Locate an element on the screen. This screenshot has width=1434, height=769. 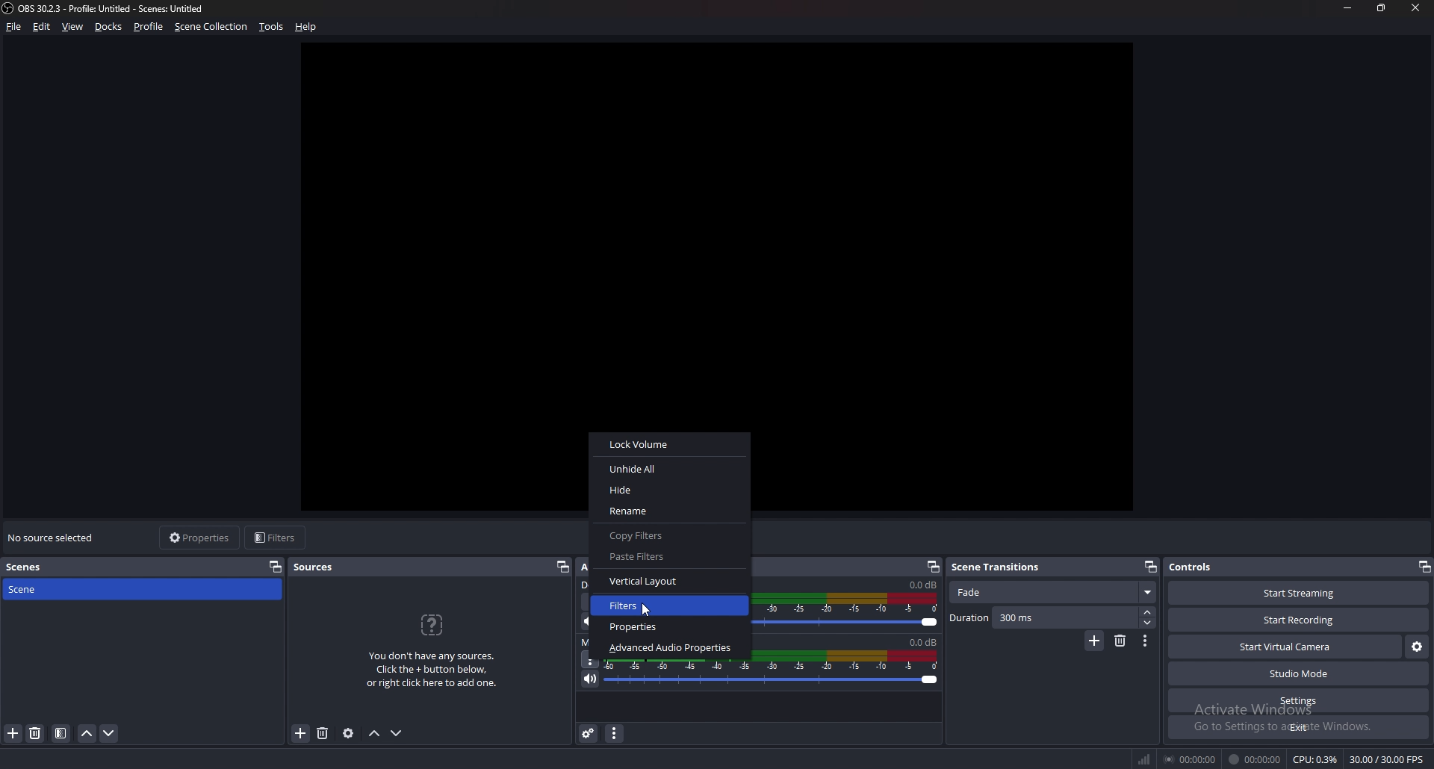
docks is located at coordinates (108, 27).